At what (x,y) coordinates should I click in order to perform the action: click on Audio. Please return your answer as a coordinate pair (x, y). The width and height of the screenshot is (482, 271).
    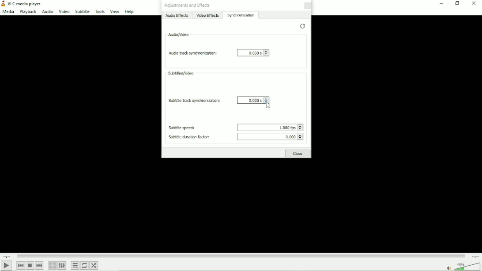
    Looking at the image, I should click on (46, 12).